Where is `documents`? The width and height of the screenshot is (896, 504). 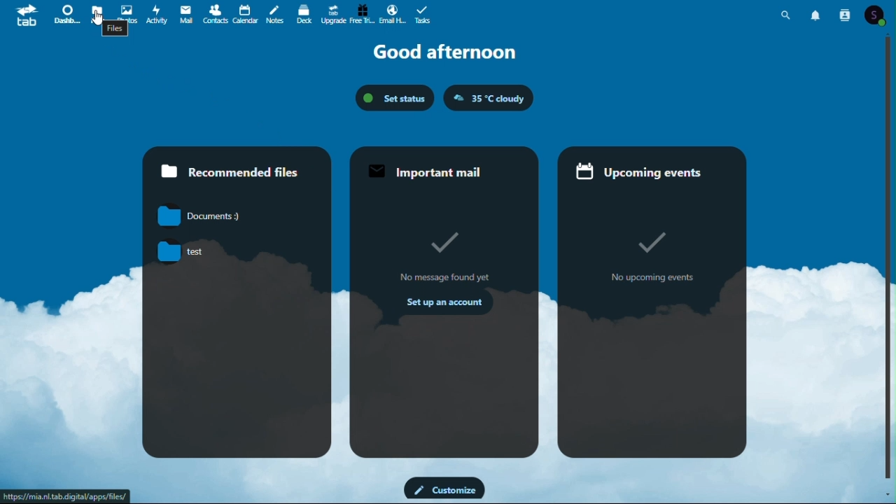 documents is located at coordinates (197, 216).